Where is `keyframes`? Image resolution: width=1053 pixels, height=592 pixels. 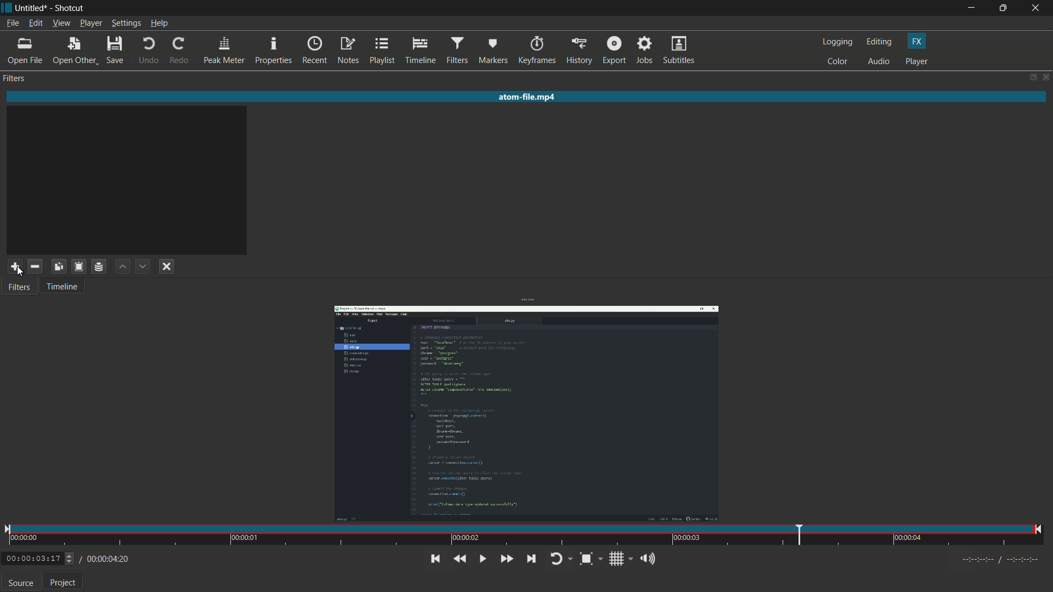 keyframes is located at coordinates (536, 50).